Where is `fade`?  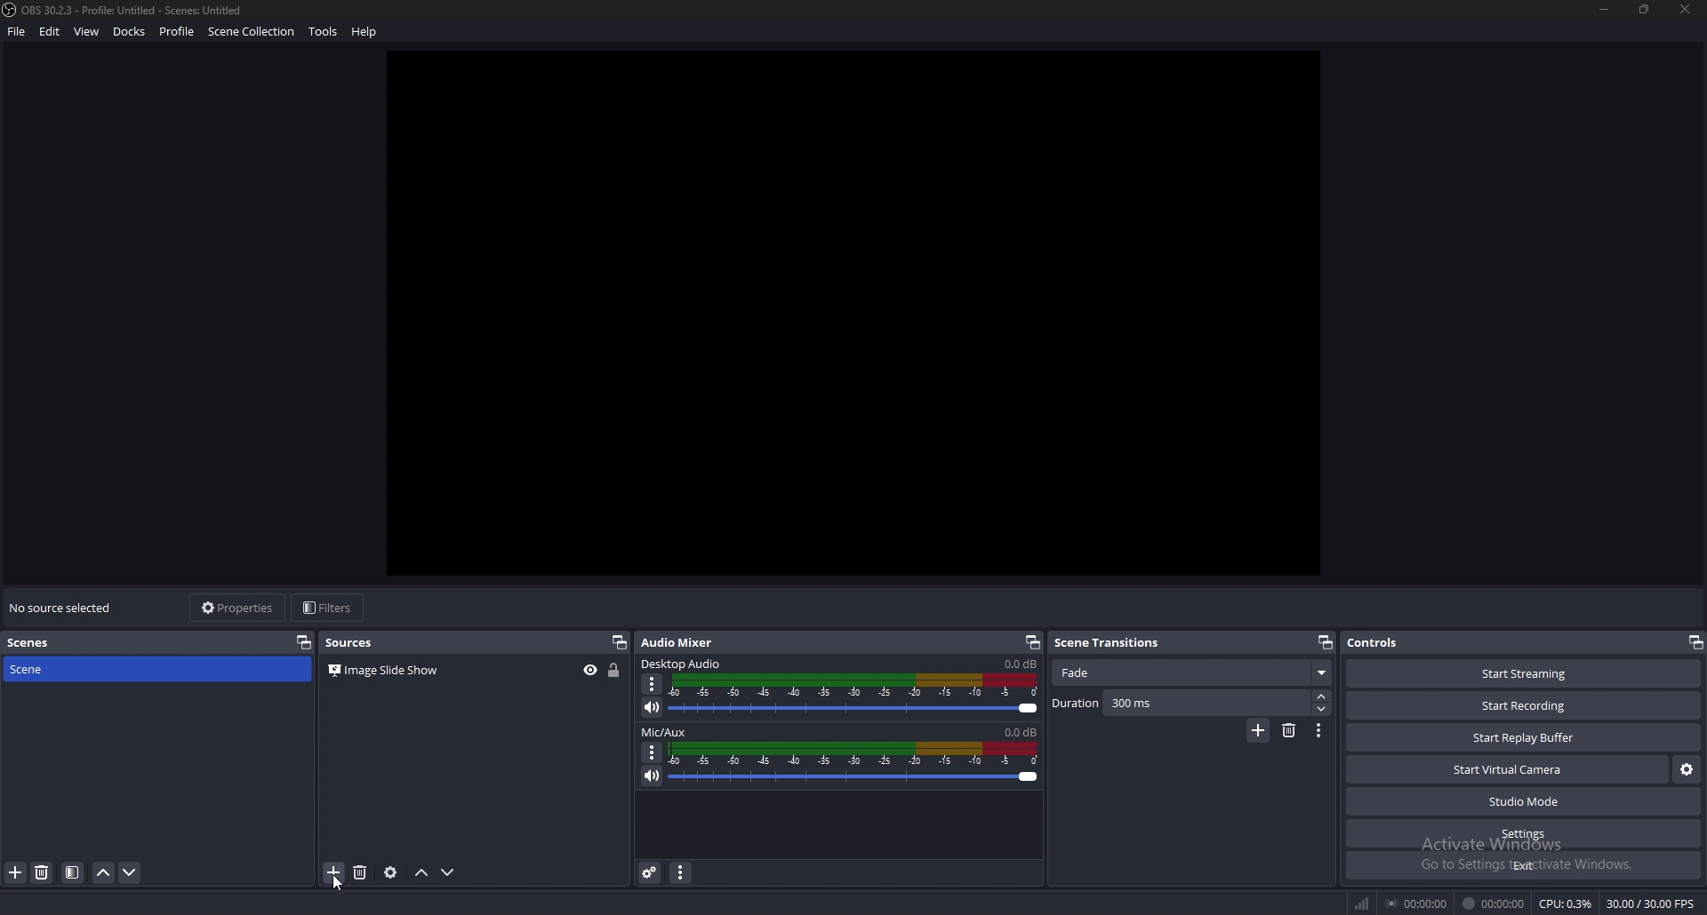 fade is located at coordinates (1191, 673).